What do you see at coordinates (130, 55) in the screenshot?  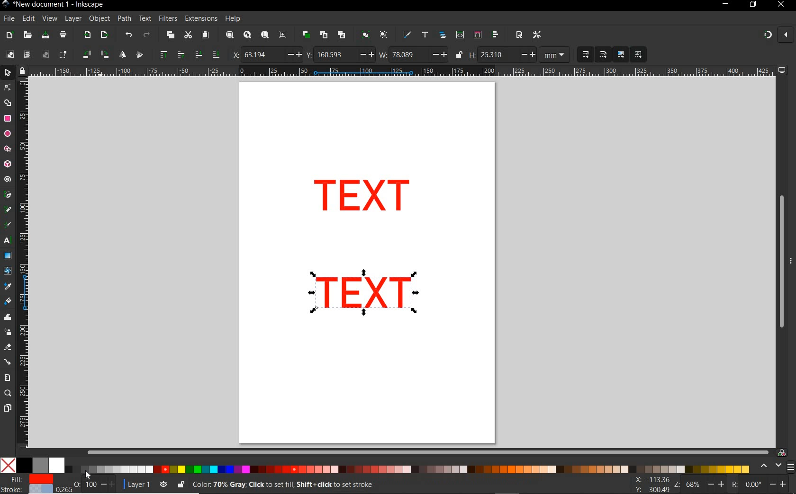 I see `object flip` at bounding box center [130, 55].